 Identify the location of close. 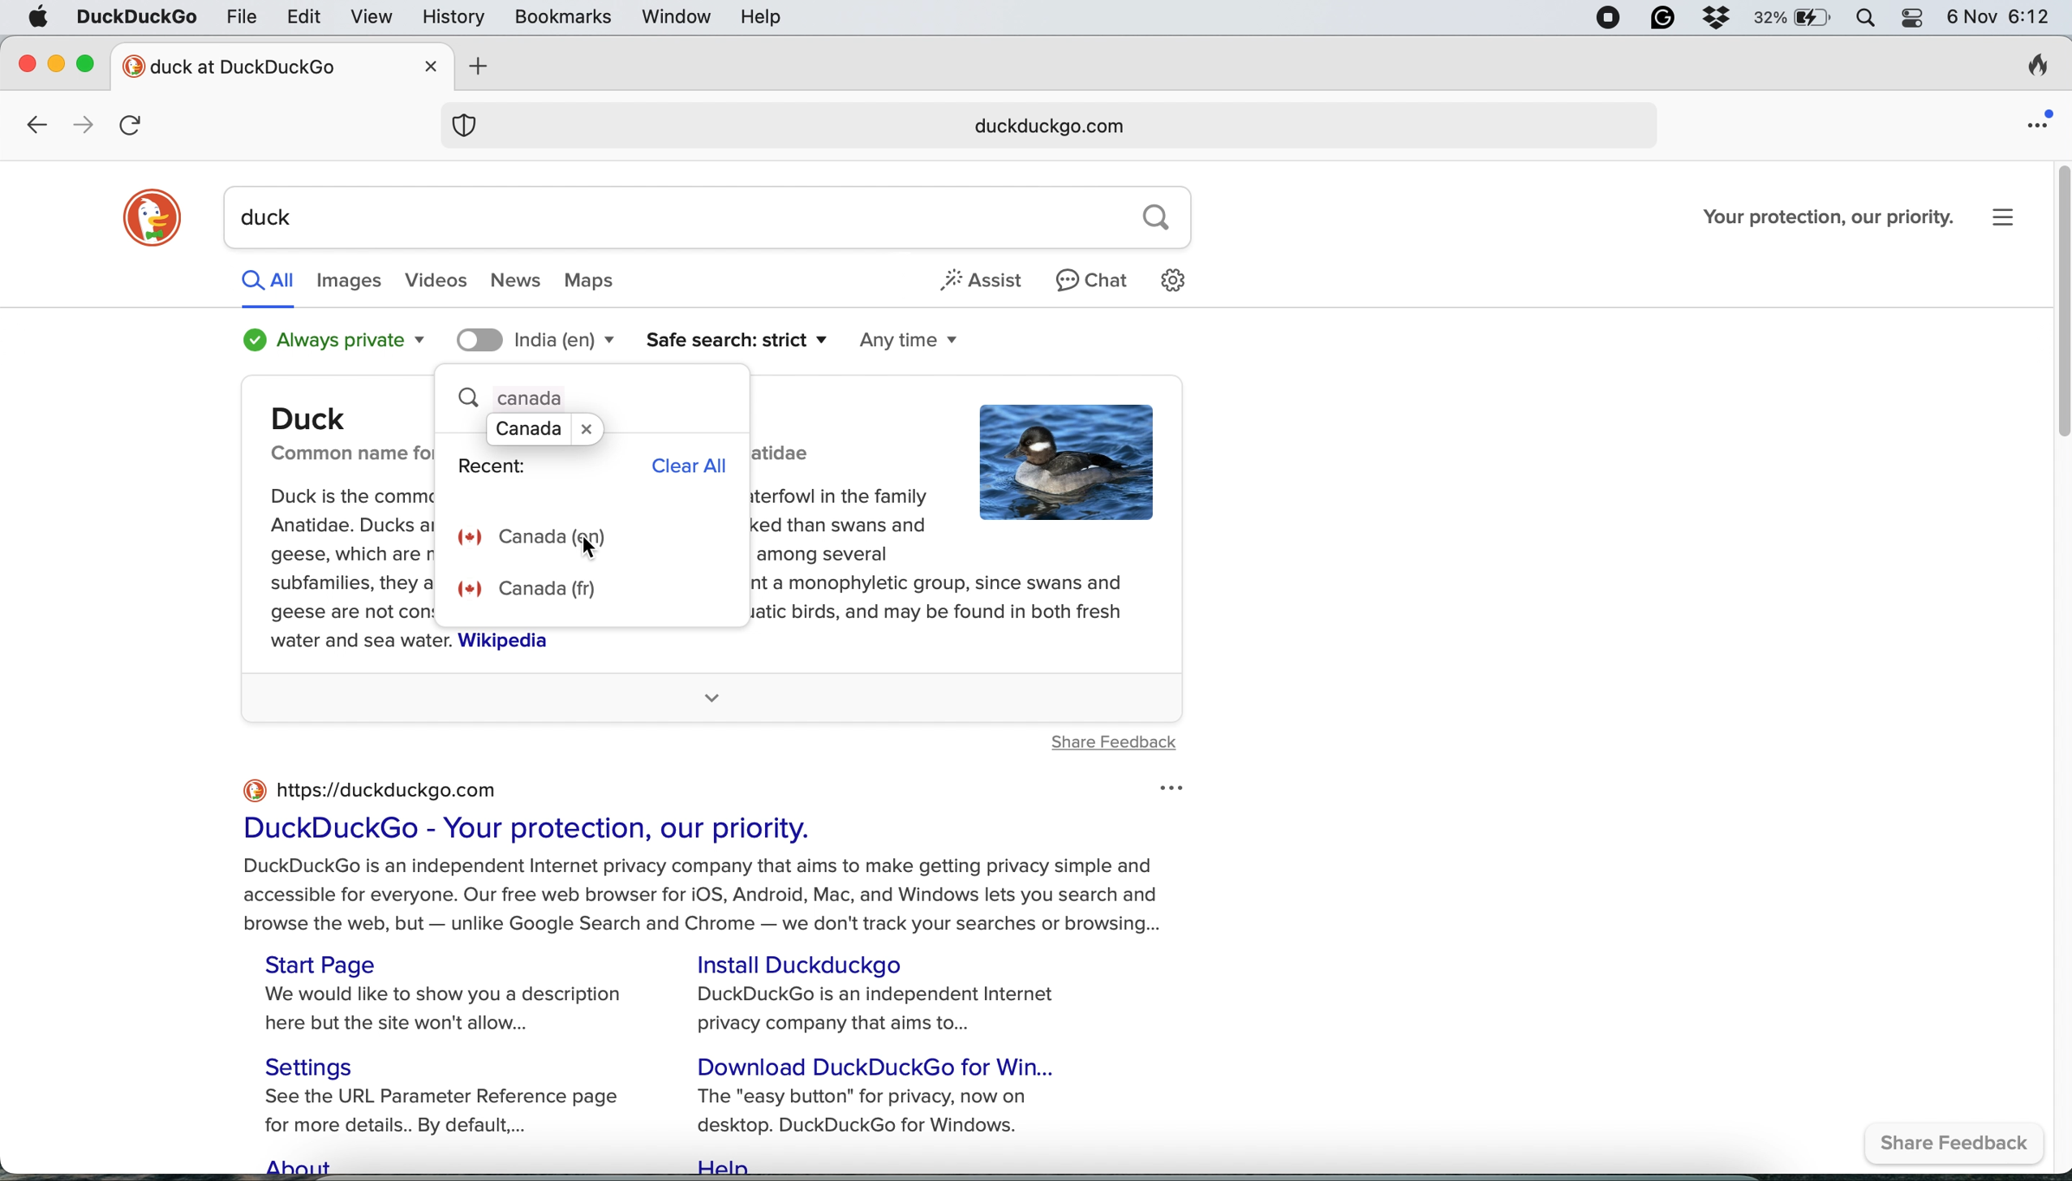
(28, 60).